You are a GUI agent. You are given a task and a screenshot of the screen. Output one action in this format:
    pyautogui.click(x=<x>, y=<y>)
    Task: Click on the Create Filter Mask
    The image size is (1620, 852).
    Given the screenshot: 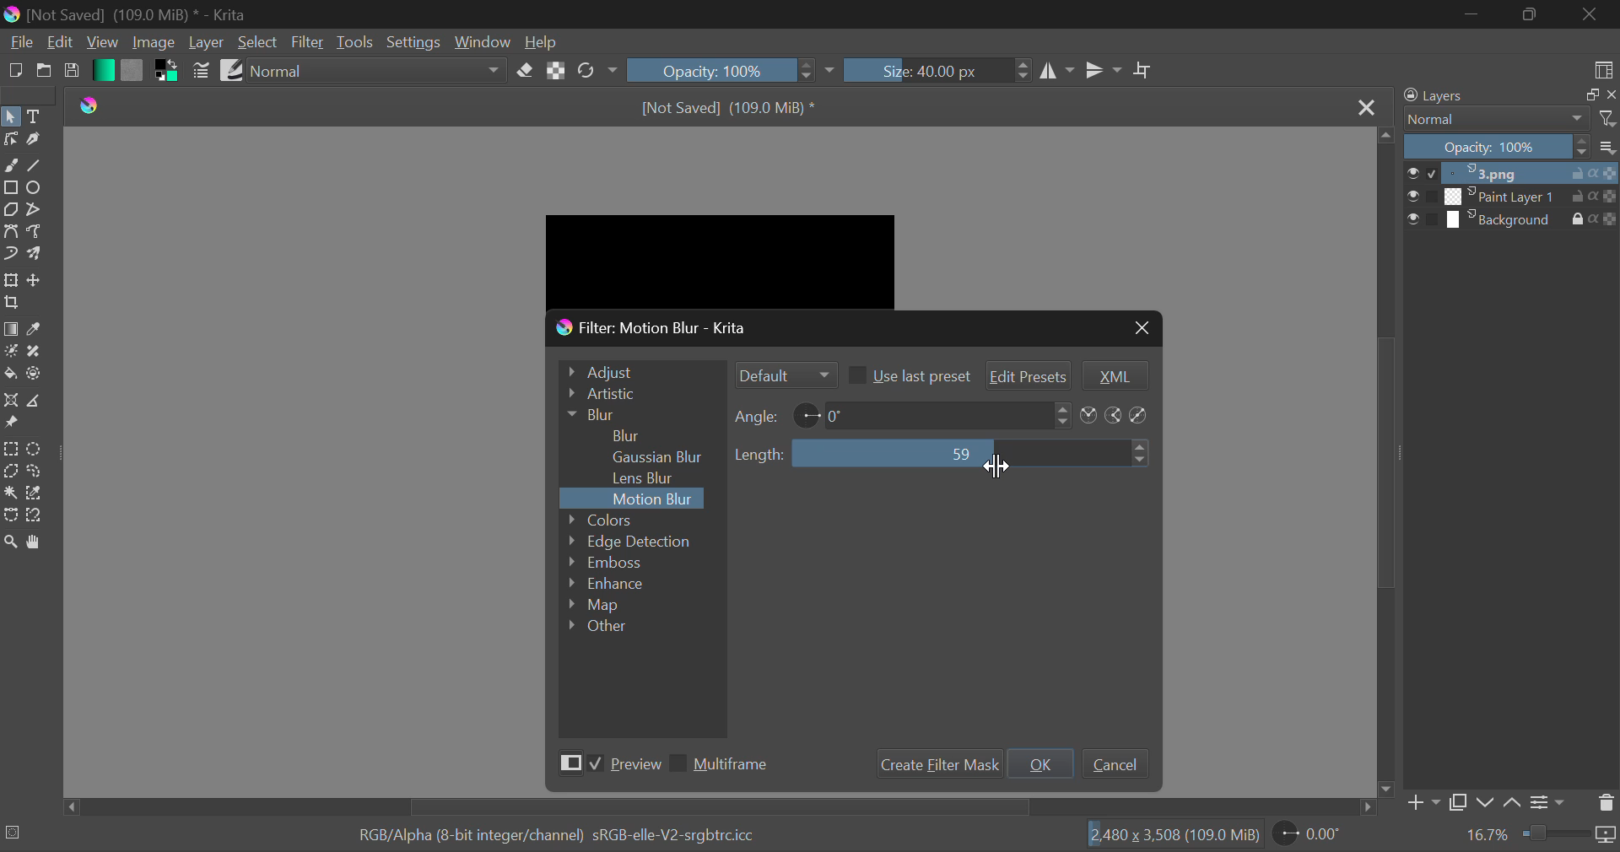 What is the action you would take?
    pyautogui.click(x=936, y=764)
    